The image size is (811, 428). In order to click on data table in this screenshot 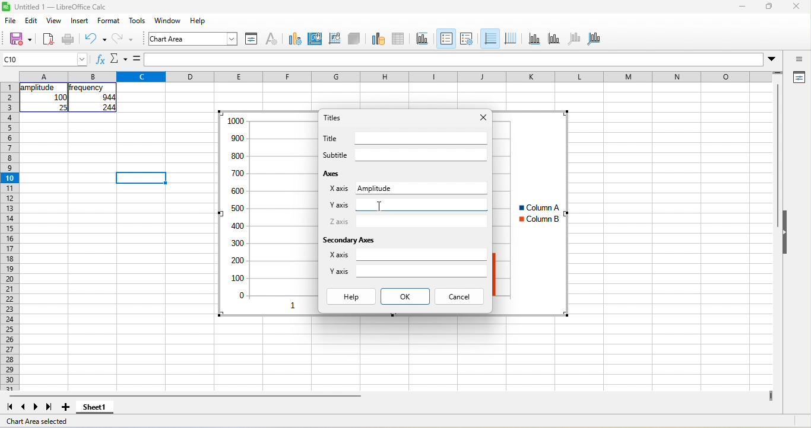, I will do `click(399, 39)`.